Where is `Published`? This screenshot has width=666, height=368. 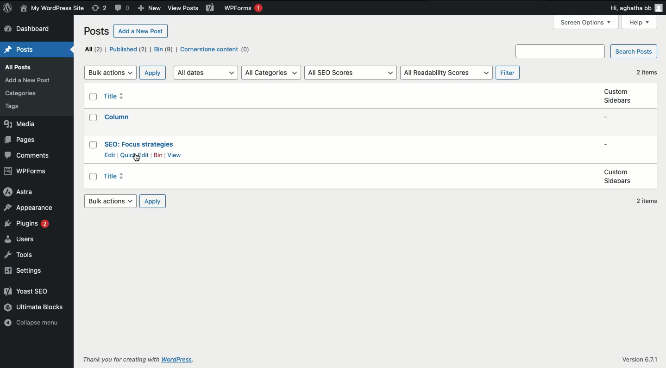 Published is located at coordinates (128, 49).